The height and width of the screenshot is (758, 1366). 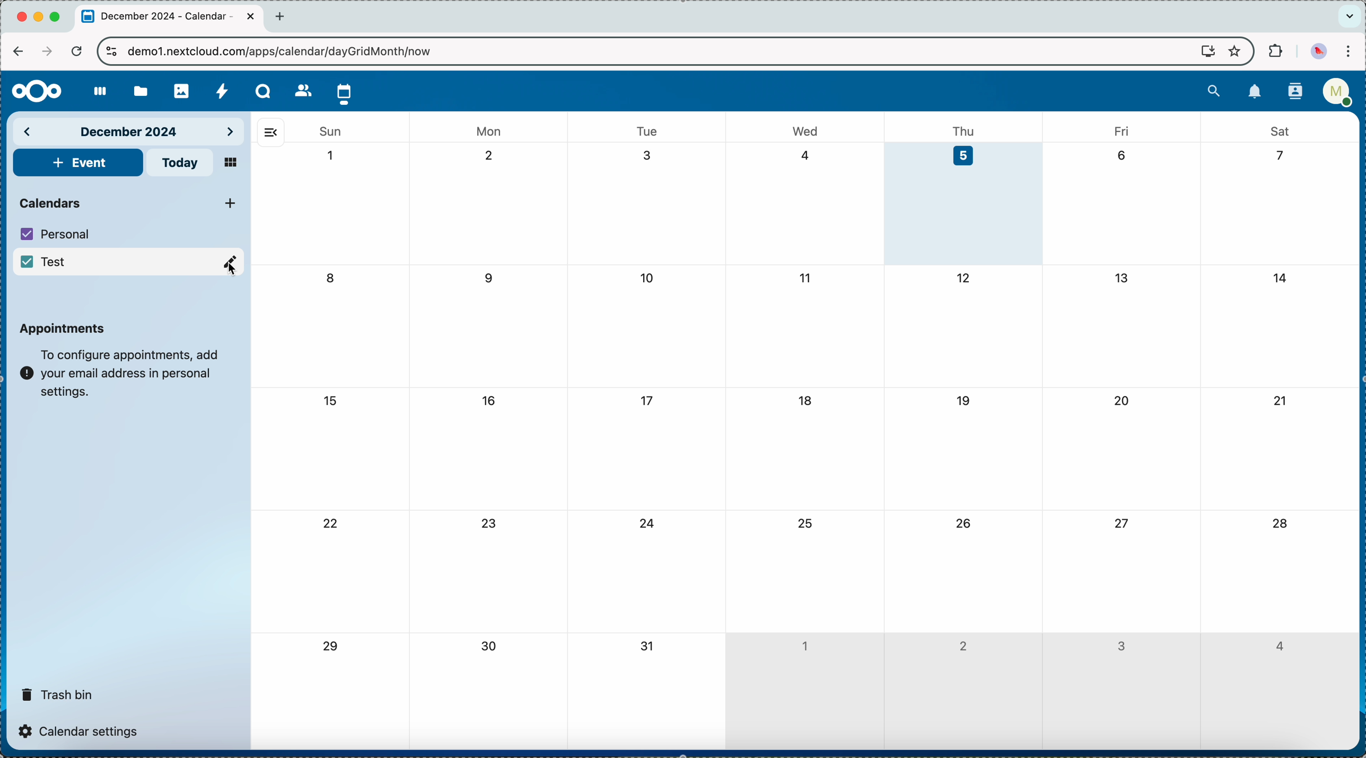 What do you see at coordinates (57, 17) in the screenshot?
I see `maximize` at bounding box center [57, 17].